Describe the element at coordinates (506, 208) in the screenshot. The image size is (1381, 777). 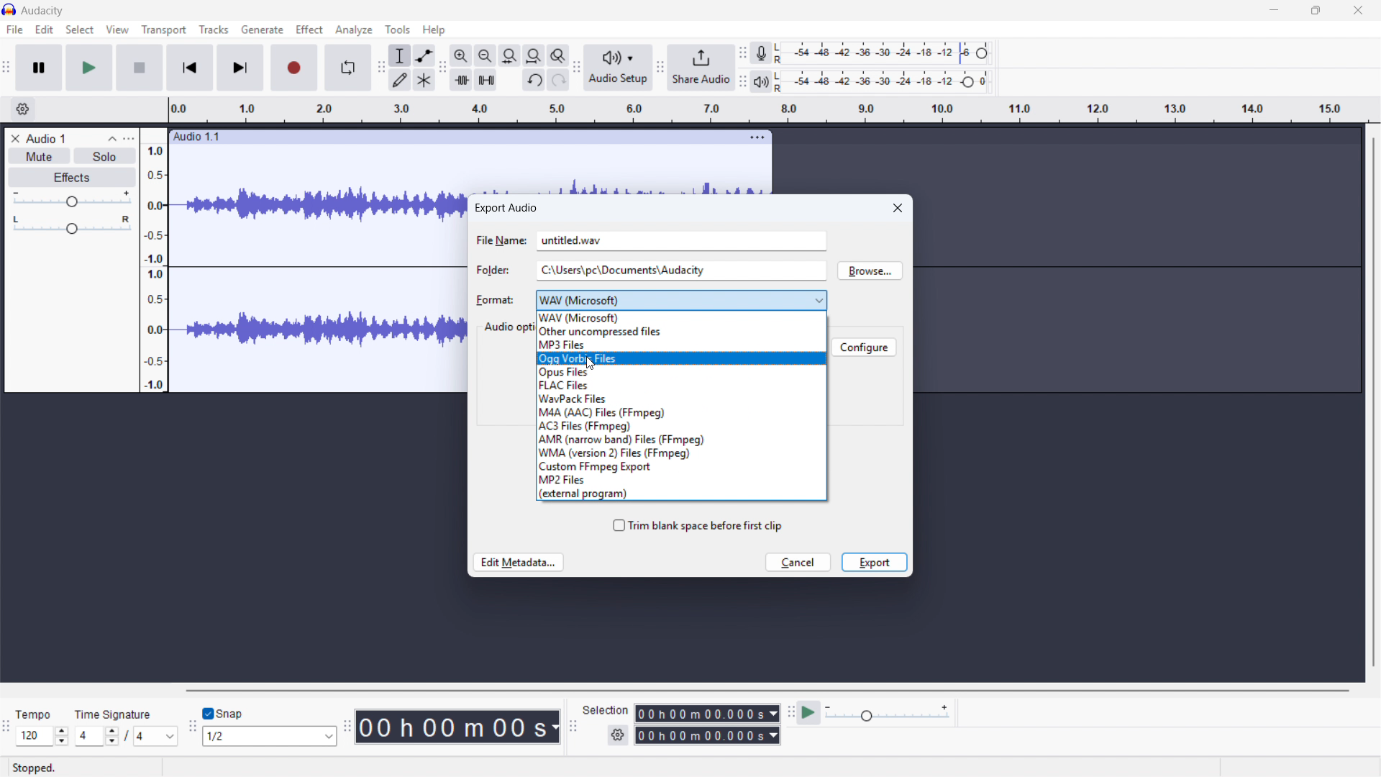
I see `Export audio ` at that location.